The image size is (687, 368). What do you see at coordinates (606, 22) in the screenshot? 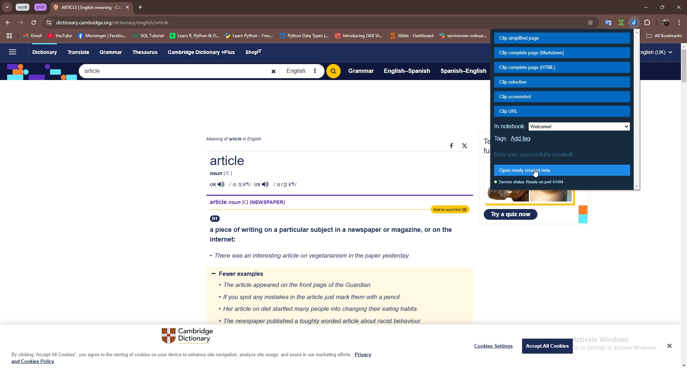
I see `favorites` at bounding box center [606, 22].